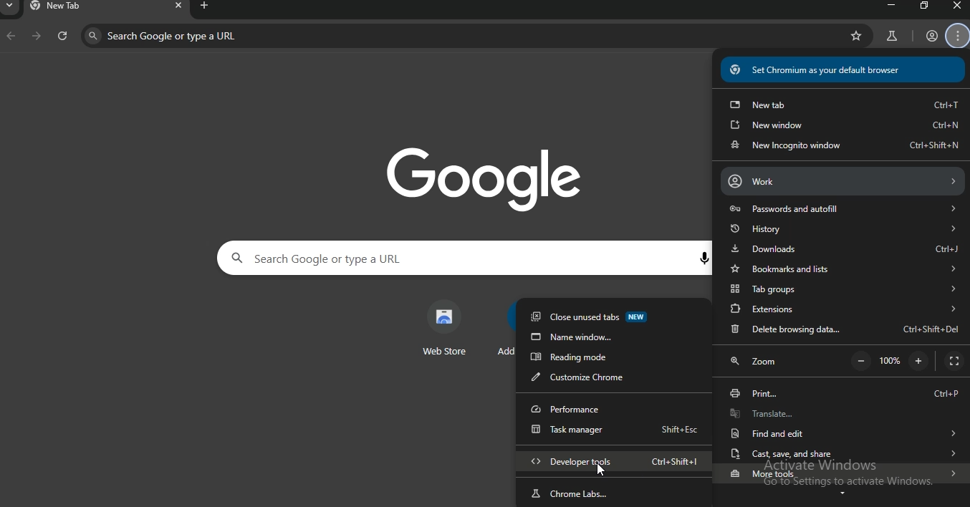 This screenshot has height=507, width=970. I want to click on cursor, so click(599, 470).